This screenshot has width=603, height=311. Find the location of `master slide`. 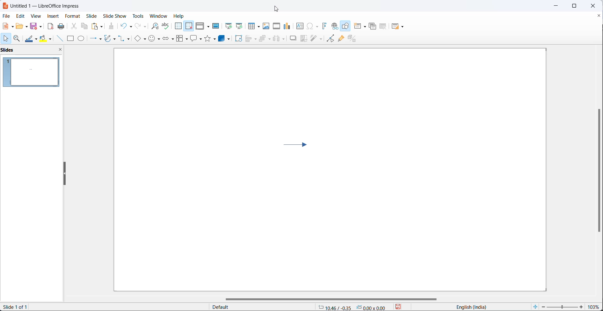

master slide is located at coordinates (216, 26).